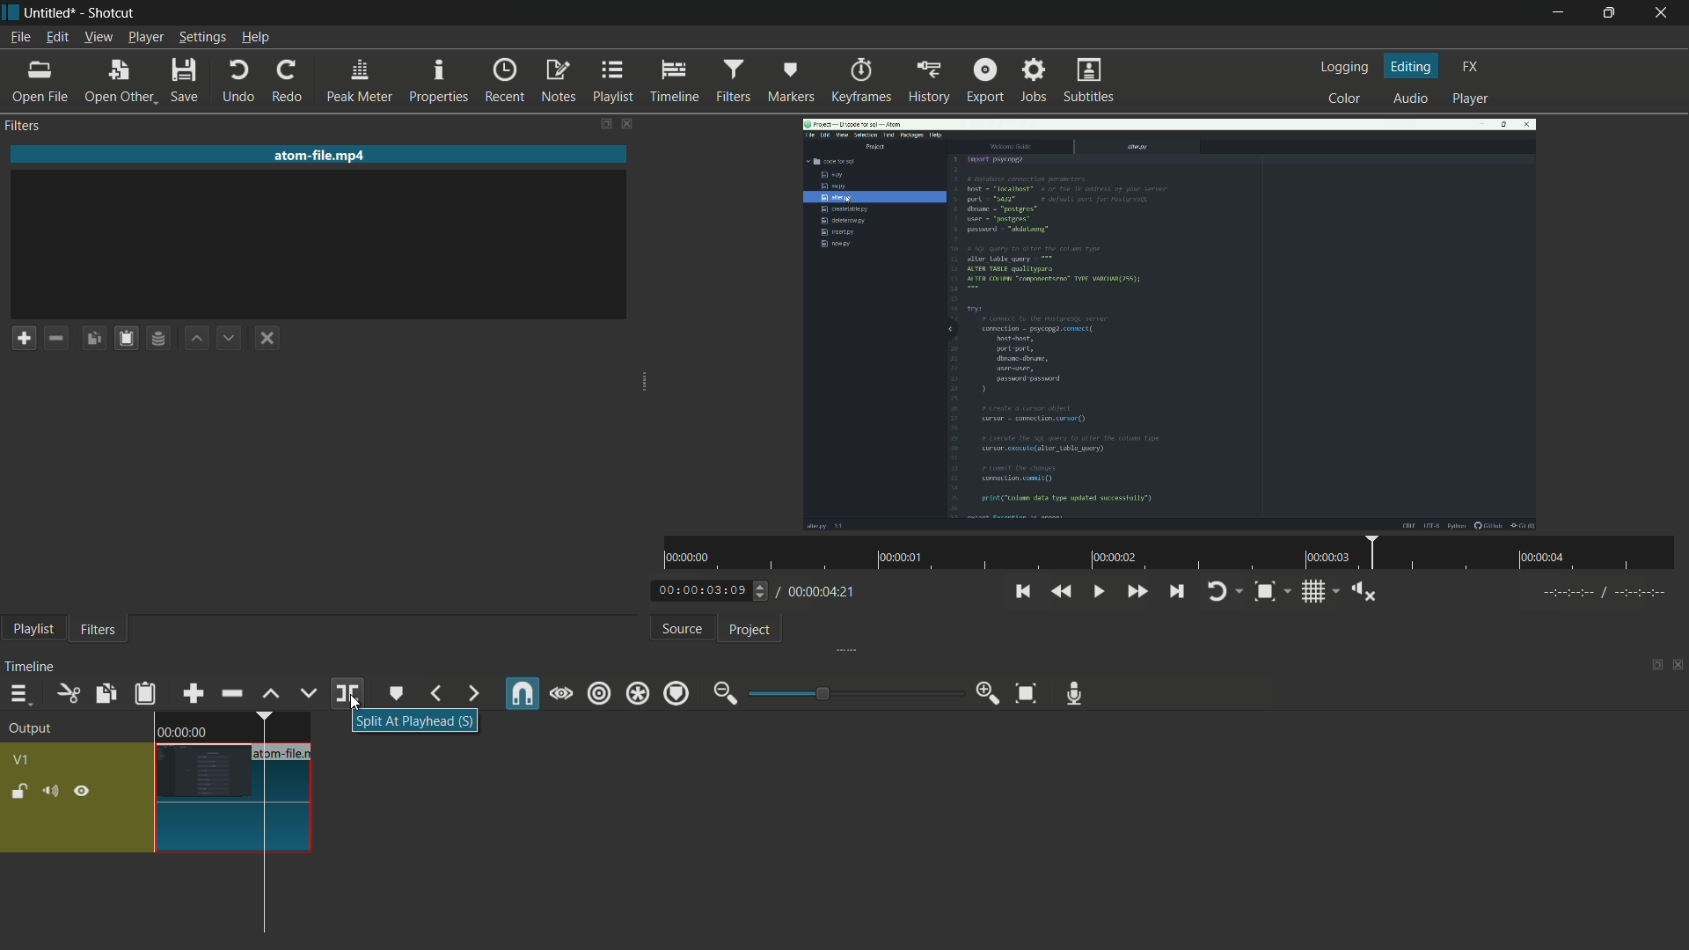 The image size is (1689, 950). Describe the element at coordinates (1412, 66) in the screenshot. I see `editing` at that location.